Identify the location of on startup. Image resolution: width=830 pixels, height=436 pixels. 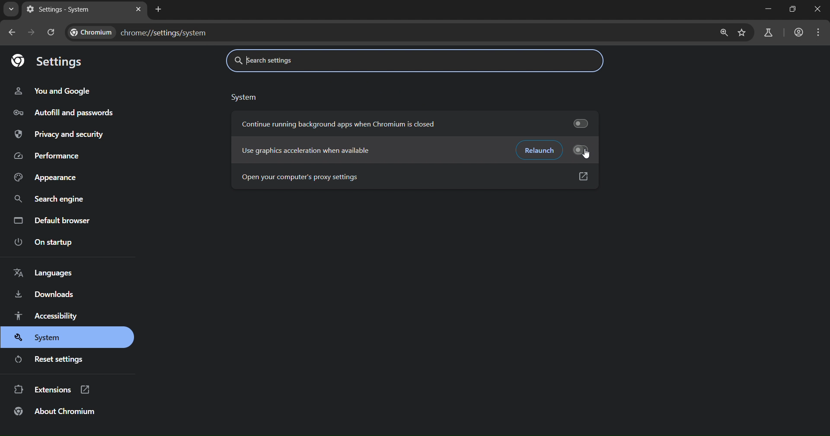
(44, 242).